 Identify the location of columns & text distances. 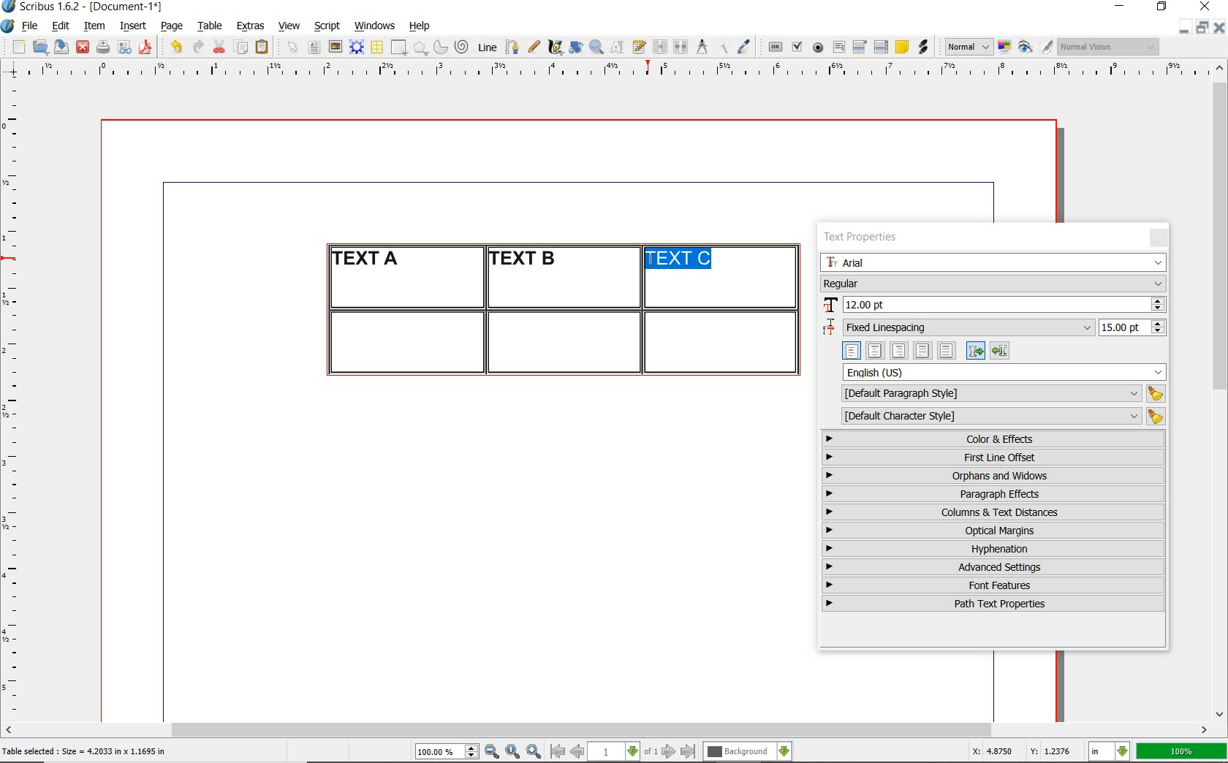
(996, 512).